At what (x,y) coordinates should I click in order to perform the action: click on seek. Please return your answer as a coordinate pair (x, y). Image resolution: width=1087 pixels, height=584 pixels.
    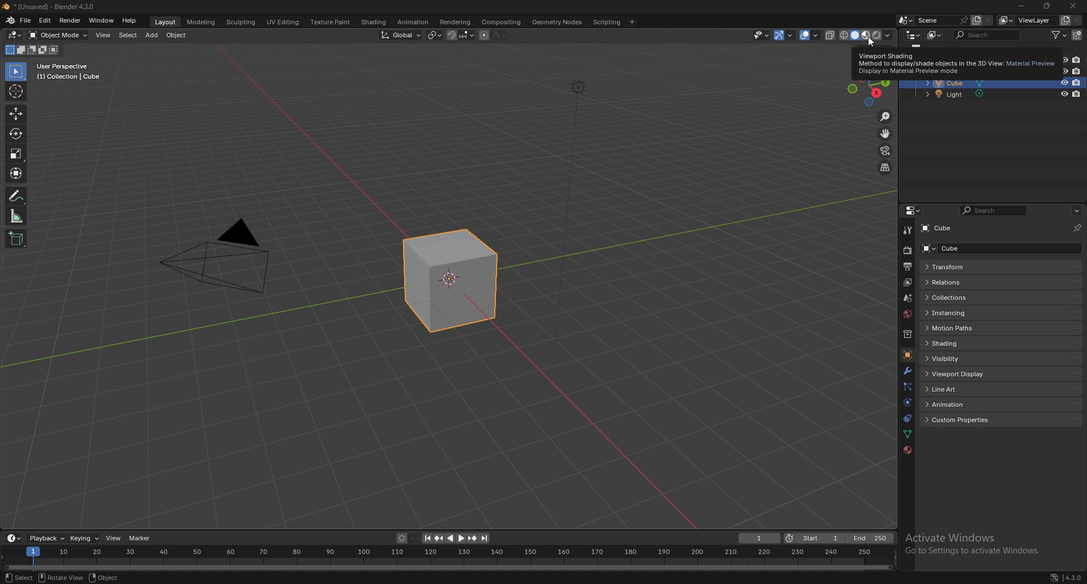
    Looking at the image, I should click on (450, 560).